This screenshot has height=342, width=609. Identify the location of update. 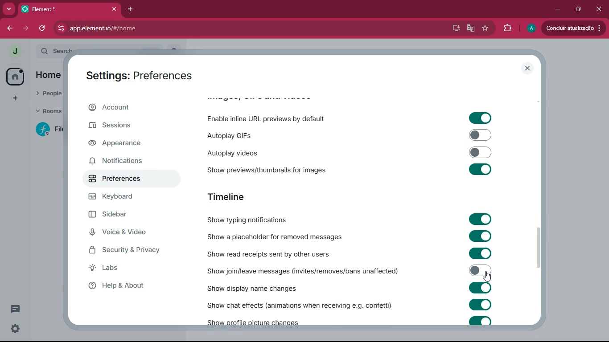
(574, 28).